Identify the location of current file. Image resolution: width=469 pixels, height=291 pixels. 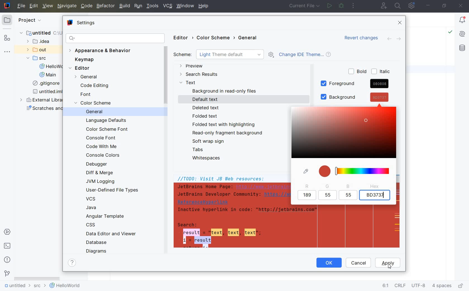
(305, 6).